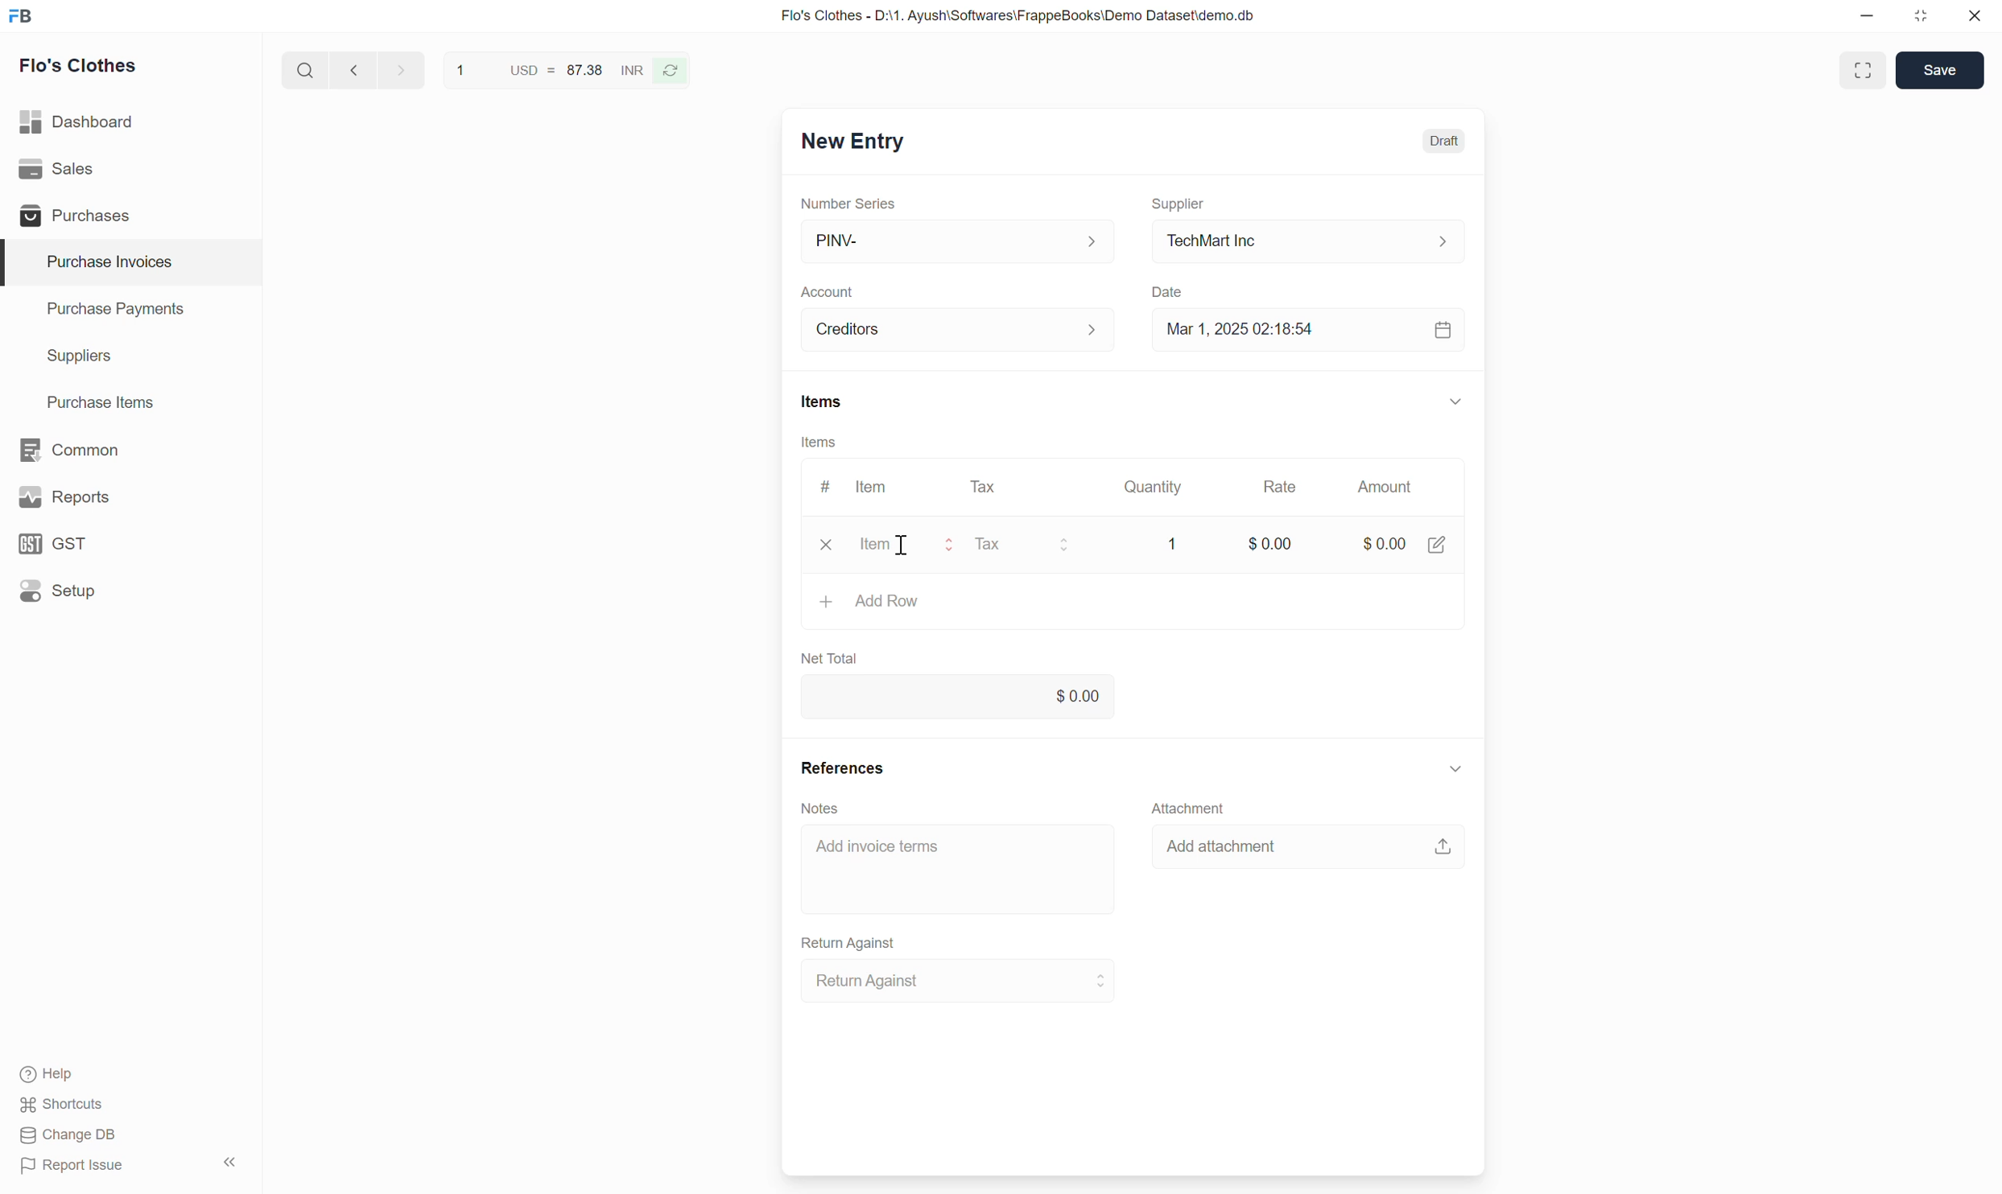 This screenshot has width=2002, height=1194. What do you see at coordinates (79, 66) in the screenshot?
I see `Flo's Clothes` at bounding box center [79, 66].